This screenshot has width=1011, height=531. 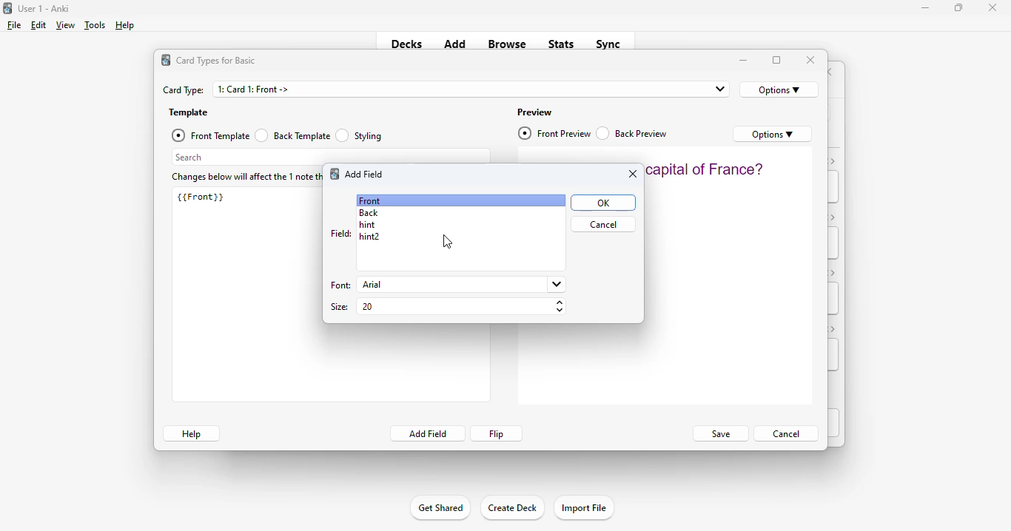 I want to click on options, so click(x=773, y=134).